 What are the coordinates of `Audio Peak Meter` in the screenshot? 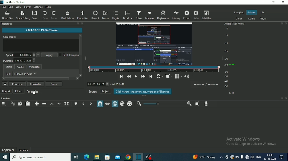 It's located at (235, 58).